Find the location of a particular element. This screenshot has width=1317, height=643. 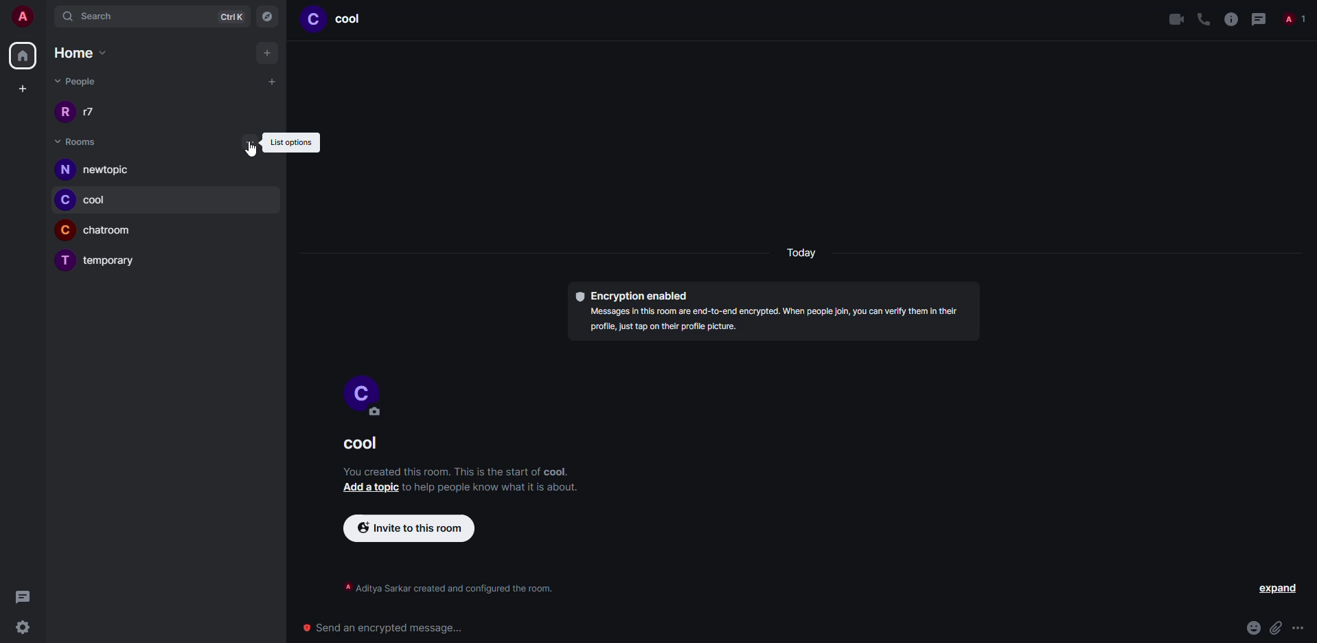

room is located at coordinates (106, 168).